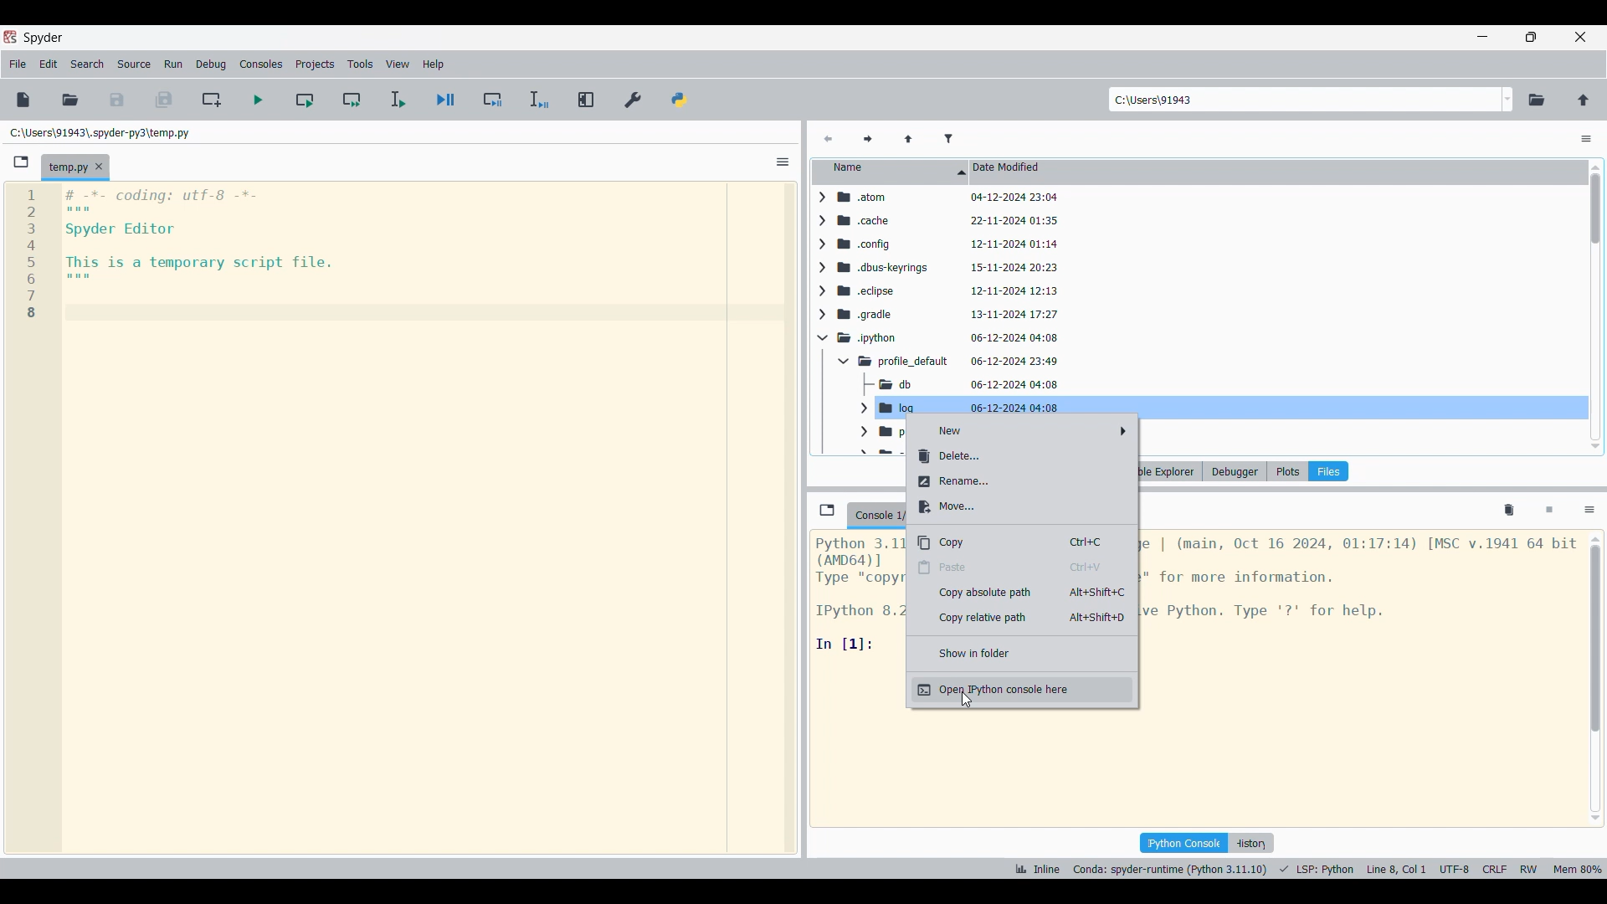  Describe the element at coordinates (1023, 431) in the screenshot. I see `New options` at that location.